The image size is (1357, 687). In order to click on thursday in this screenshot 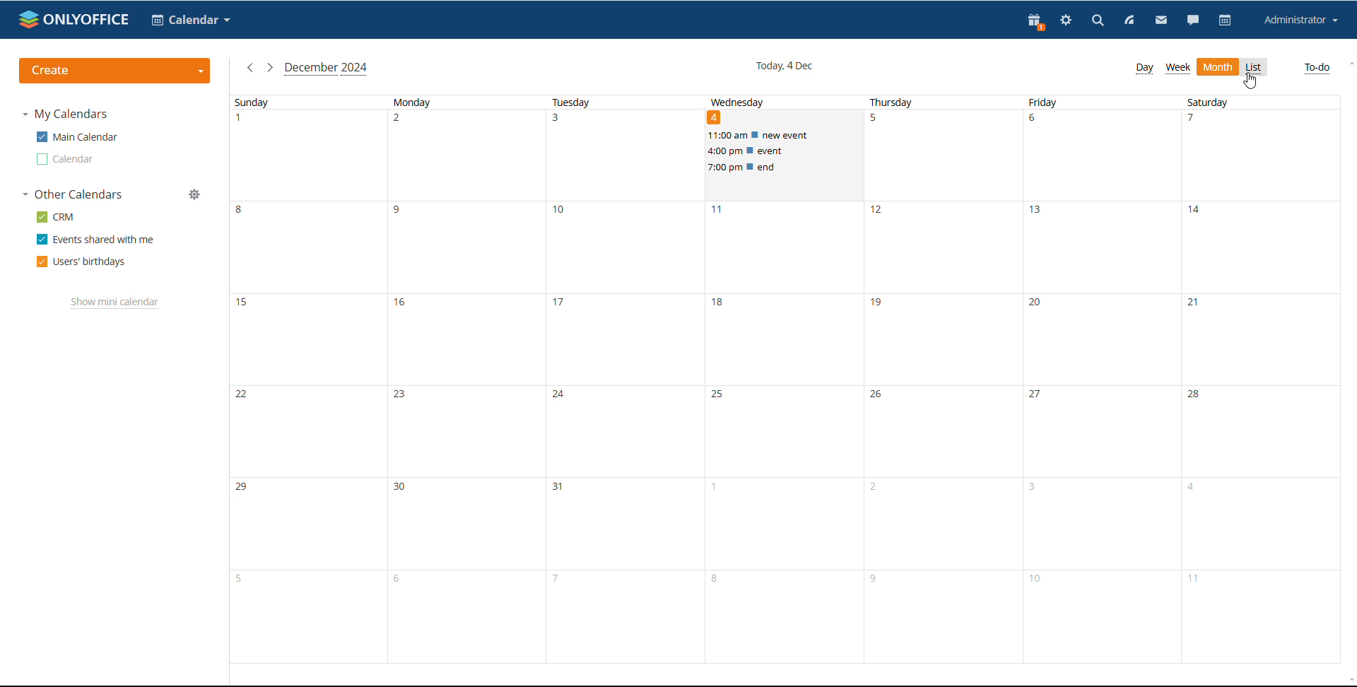, I will do `click(941, 380)`.